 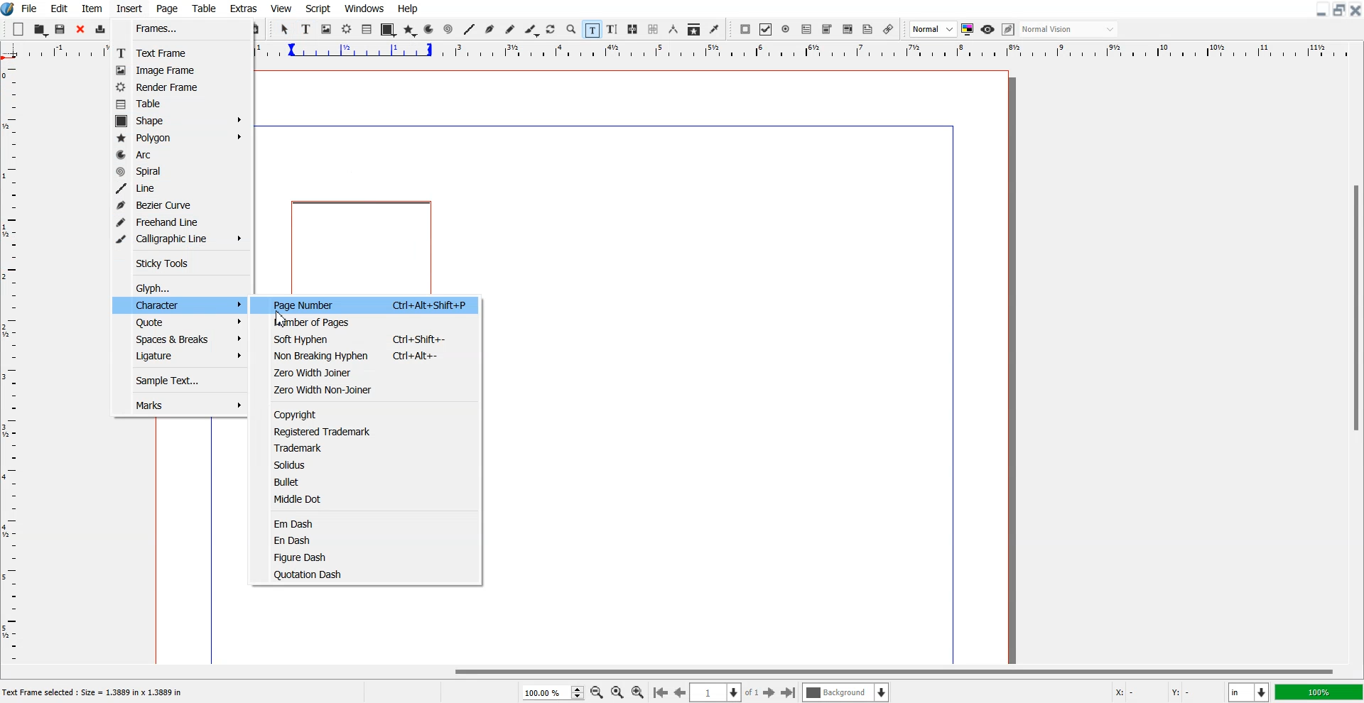 What do you see at coordinates (182, 120) in the screenshot?
I see `Shape` at bounding box center [182, 120].